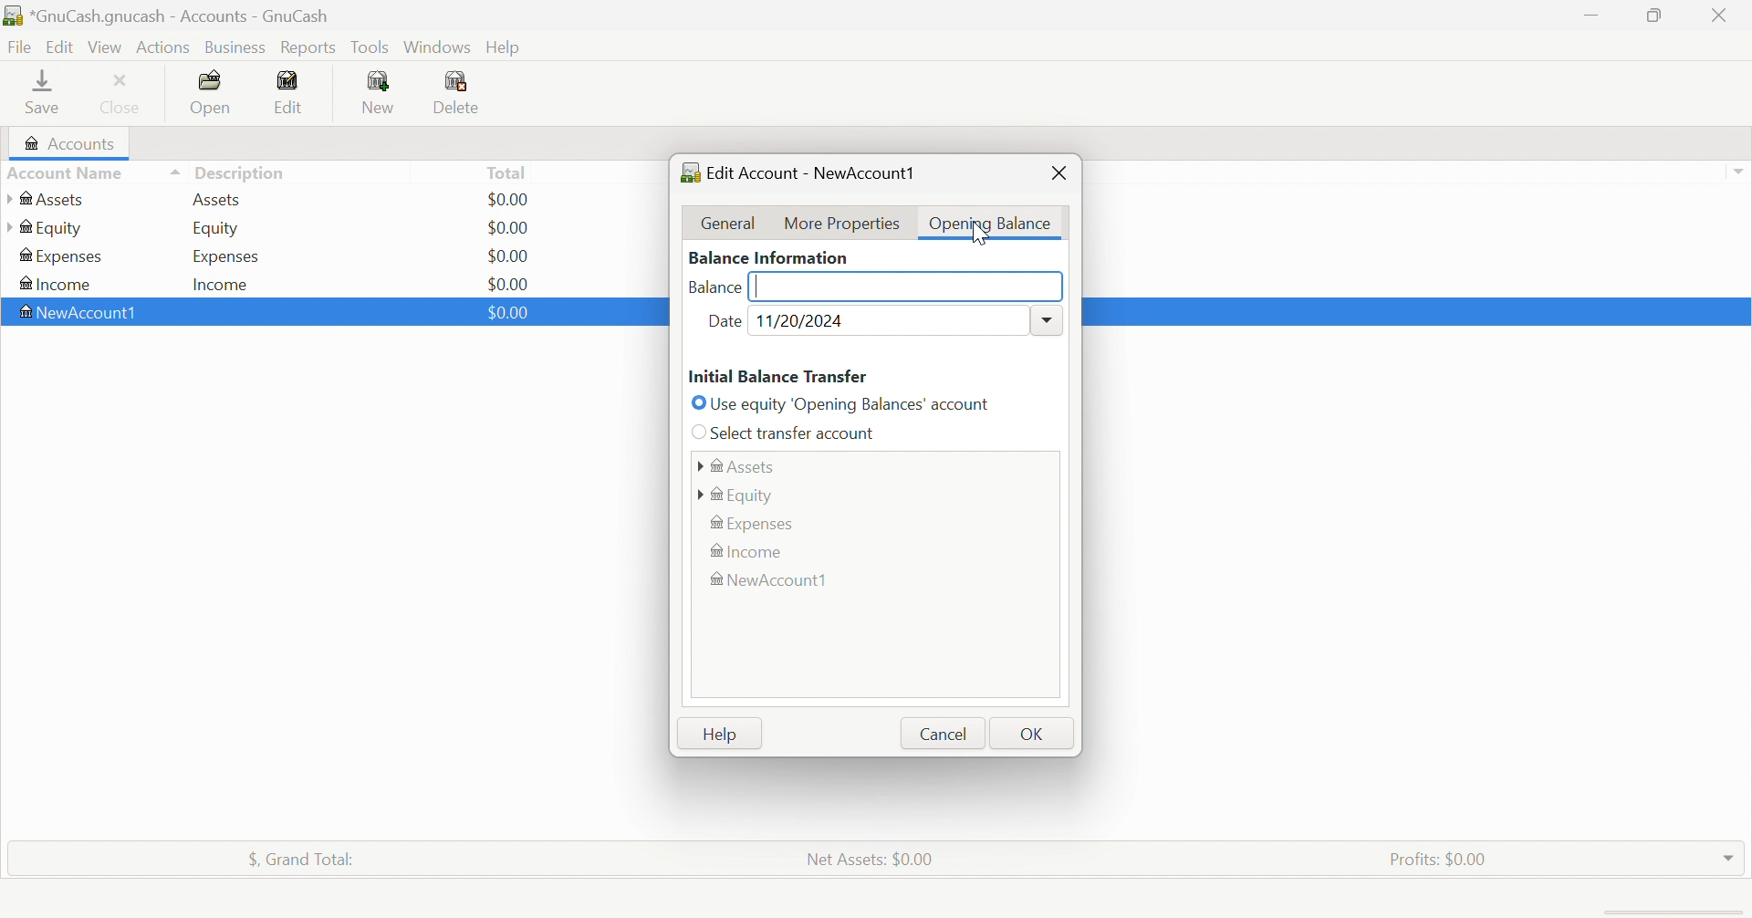 This screenshot has width=1752, height=918. What do you see at coordinates (168, 16) in the screenshot?
I see `*GnuCash.gnucash - Accounts - GnuCash` at bounding box center [168, 16].